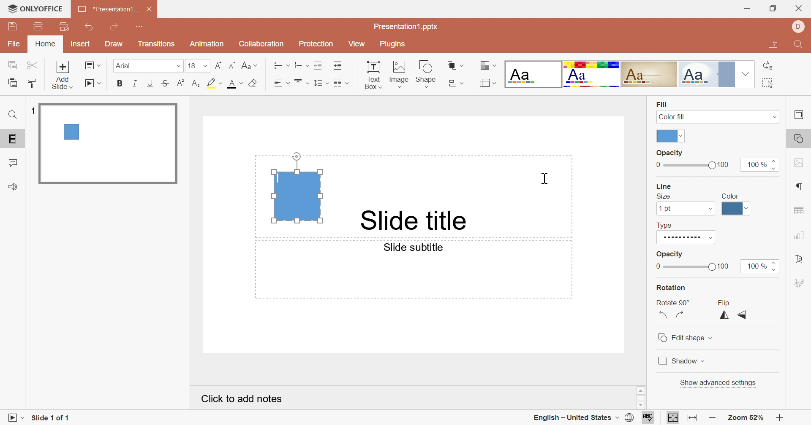  Describe the element at coordinates (691, 418) in the screenshot. I see `Fit to width` at that location.